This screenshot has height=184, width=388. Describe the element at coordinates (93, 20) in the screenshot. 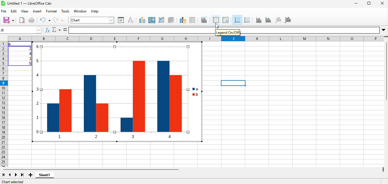

I see `chart element` at that location.